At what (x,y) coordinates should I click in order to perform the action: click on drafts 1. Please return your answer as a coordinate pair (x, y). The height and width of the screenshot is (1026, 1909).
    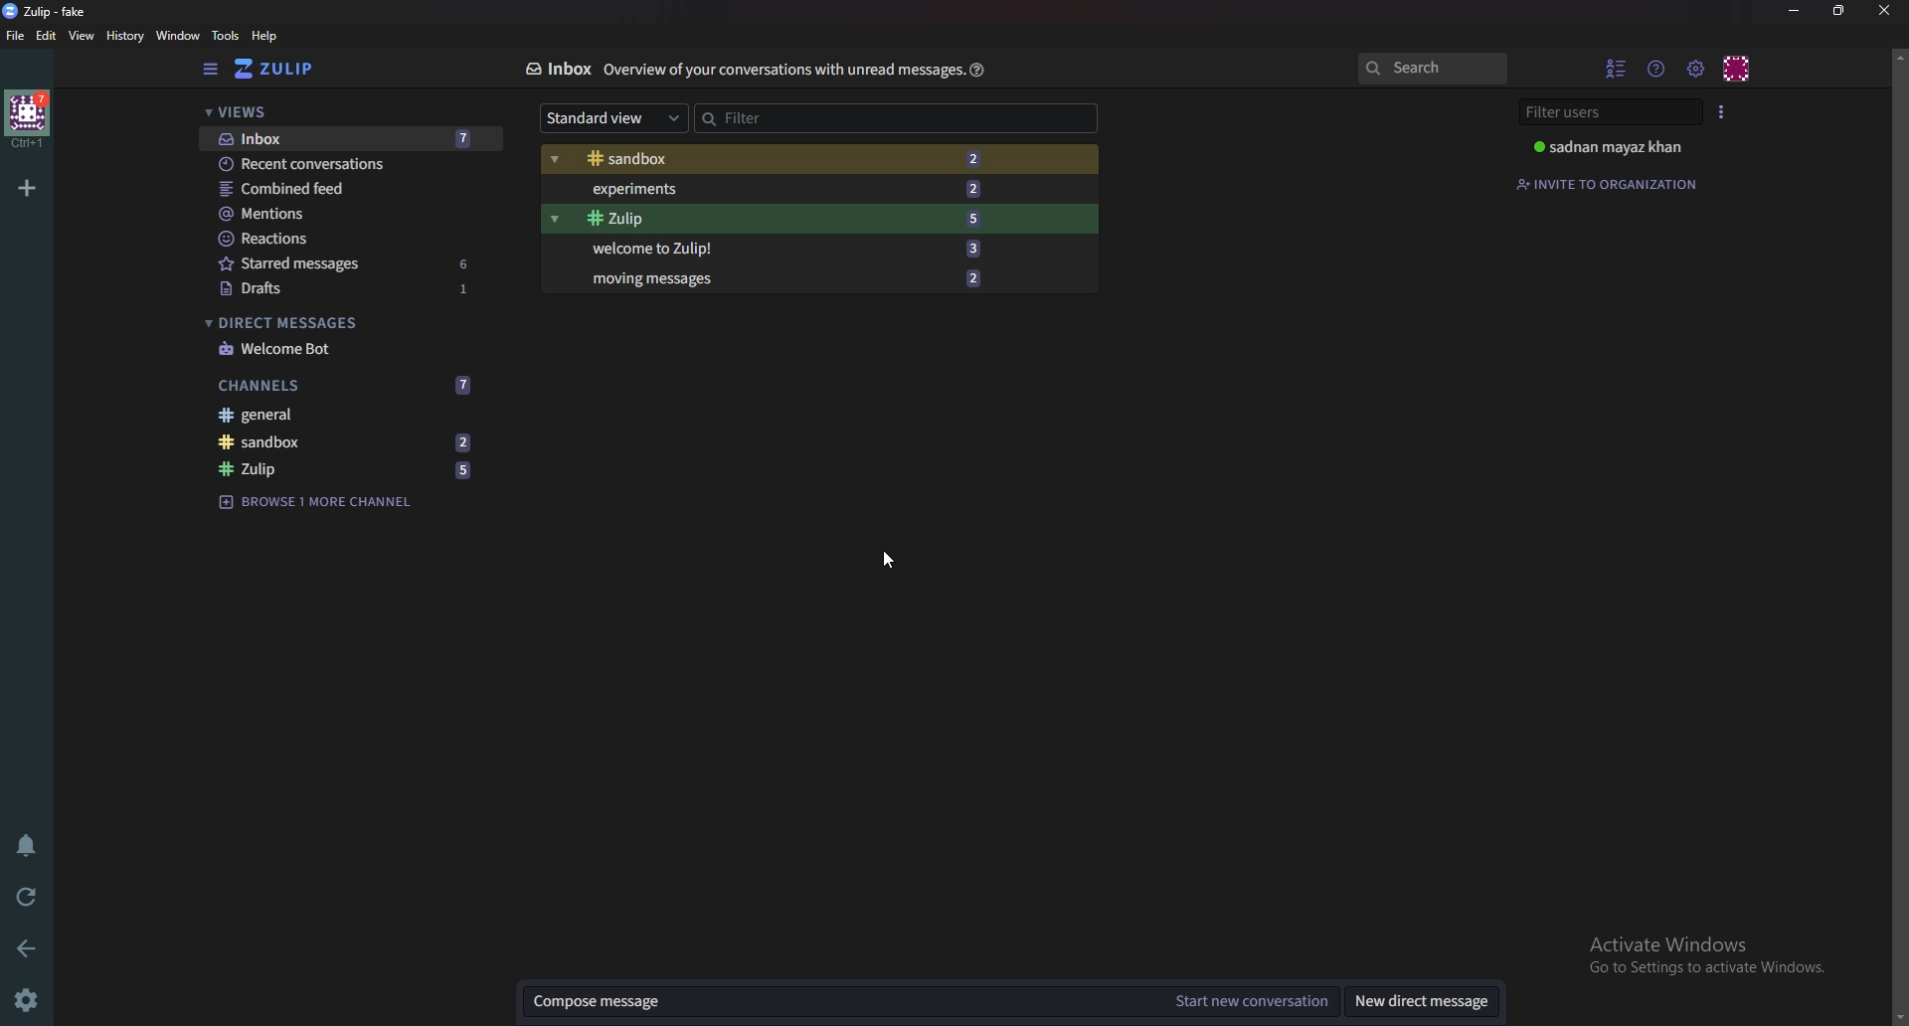
    Looking at the image, I should click on (353, 289).